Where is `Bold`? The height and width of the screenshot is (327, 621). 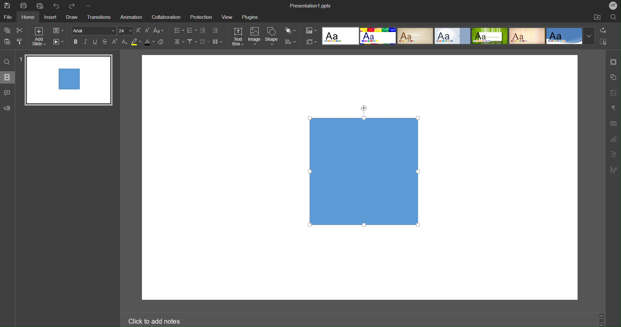
Bold is located at coordinates (77, 42).